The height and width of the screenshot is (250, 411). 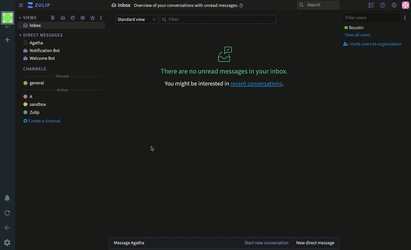 I want to click on Zulip, so click(x=39, y=5).